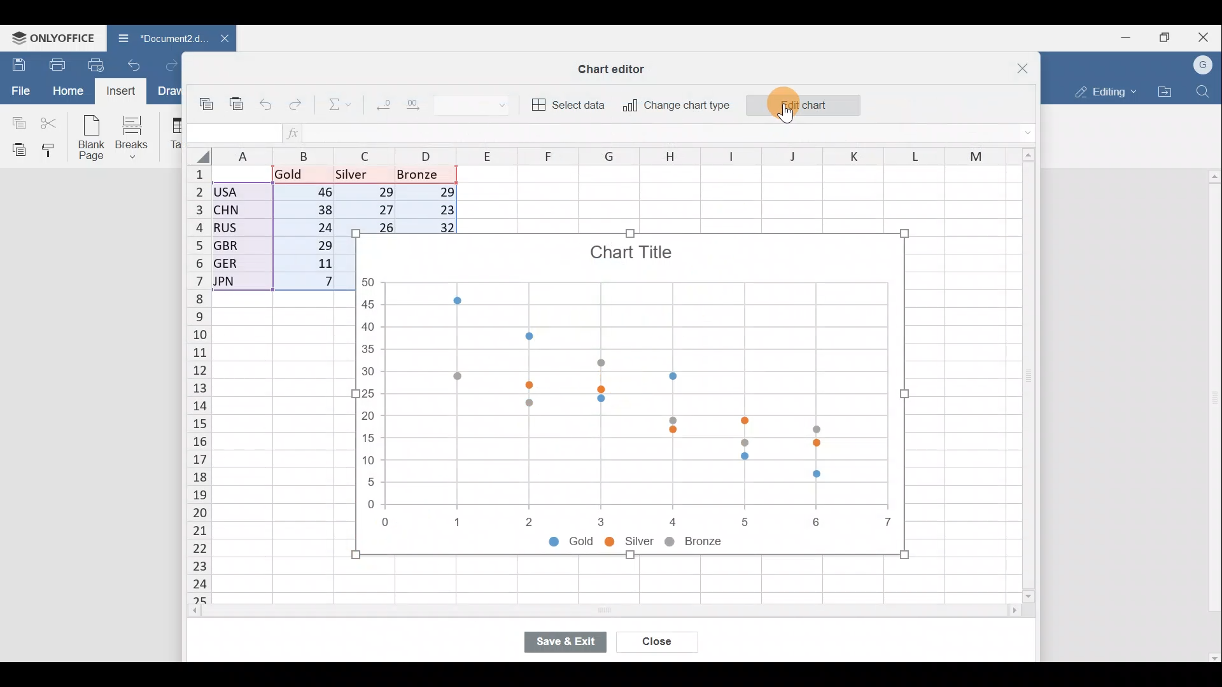 The width and height of the screenshot is (1222, 687). Describe the element at coordinates (232, 130) in the screenshot. I see `Cell name` at that location.